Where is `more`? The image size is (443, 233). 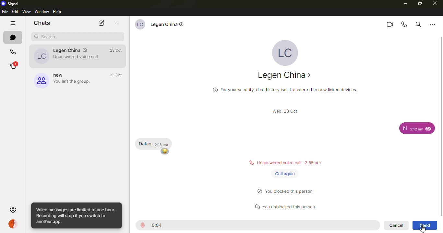 more is located at coordinates (433, 23).